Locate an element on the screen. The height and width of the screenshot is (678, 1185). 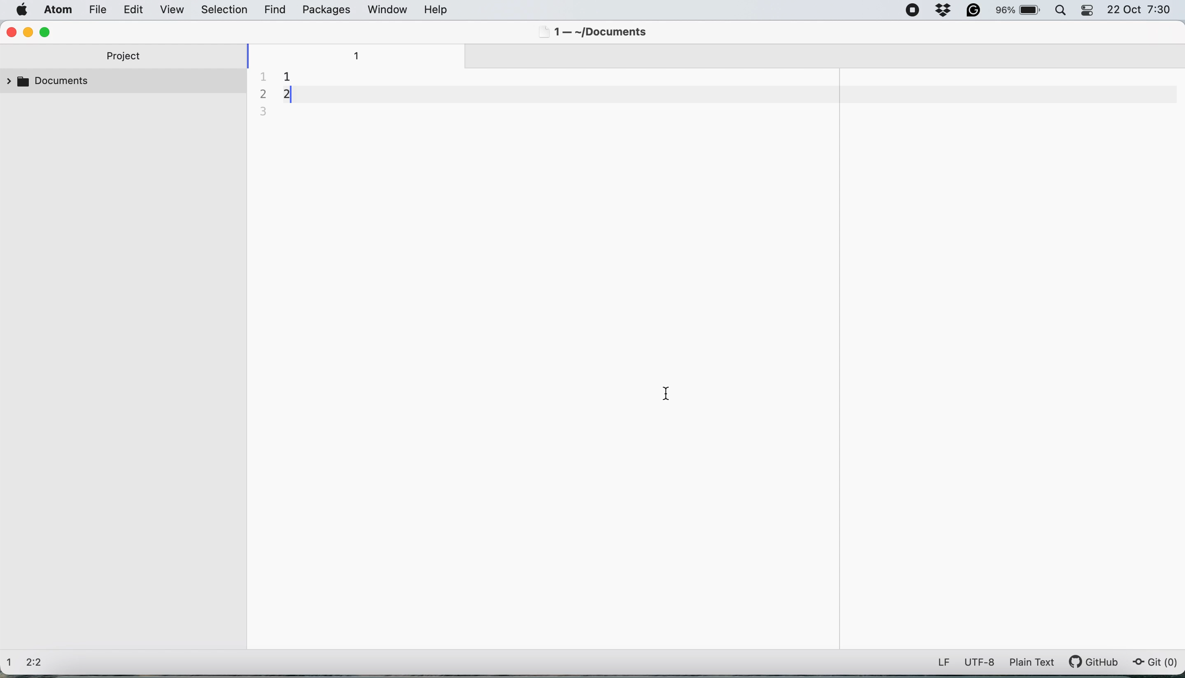
project is located at coordinates (125, 57).